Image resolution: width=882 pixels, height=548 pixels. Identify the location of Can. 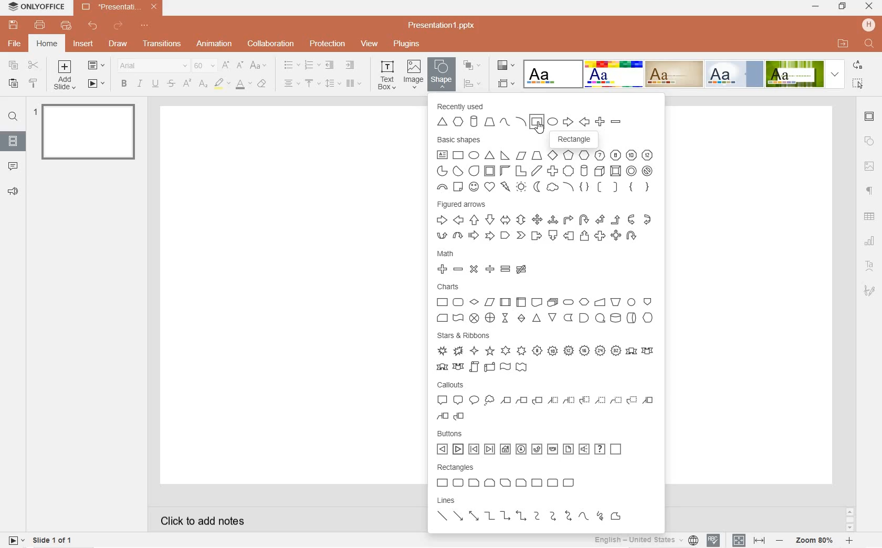
(583, 171).